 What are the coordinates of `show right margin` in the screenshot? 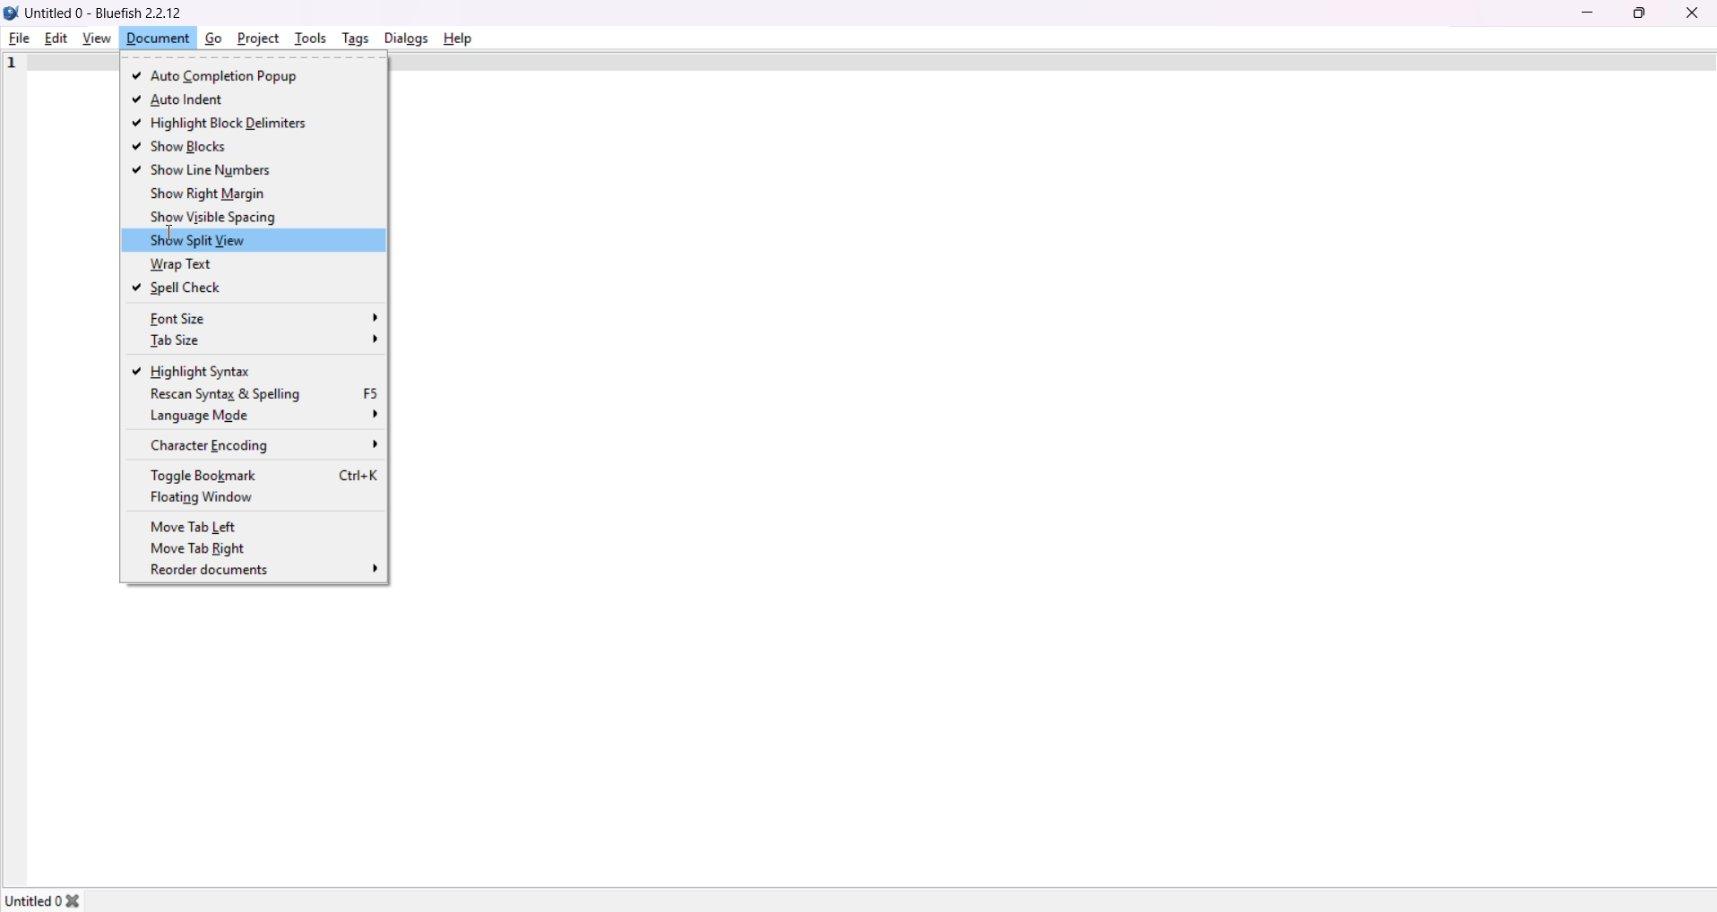 It's located at (208, 194).